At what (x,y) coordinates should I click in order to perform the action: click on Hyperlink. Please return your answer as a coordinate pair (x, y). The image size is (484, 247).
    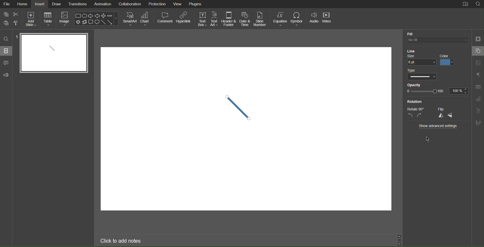
    Looking at the image, I should click on (183, 19).